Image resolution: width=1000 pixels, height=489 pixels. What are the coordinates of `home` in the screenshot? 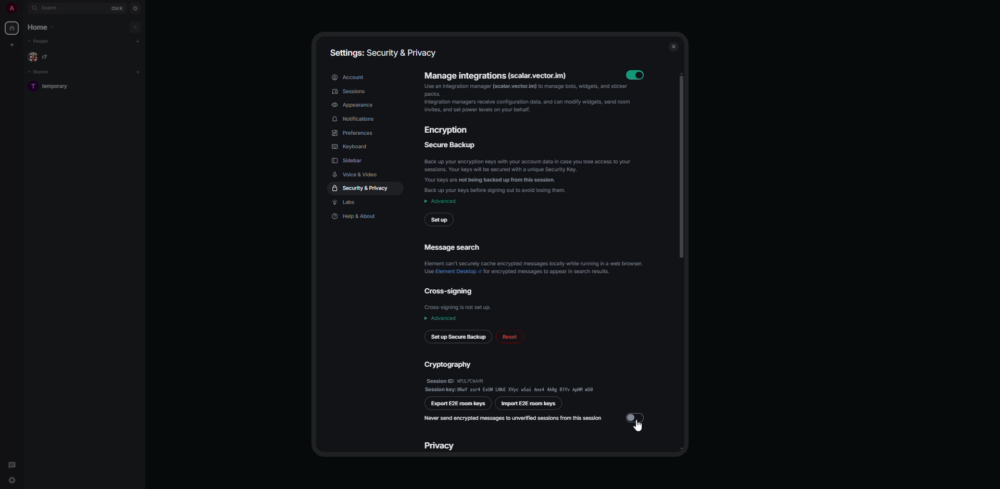 It's located at (42, 27).